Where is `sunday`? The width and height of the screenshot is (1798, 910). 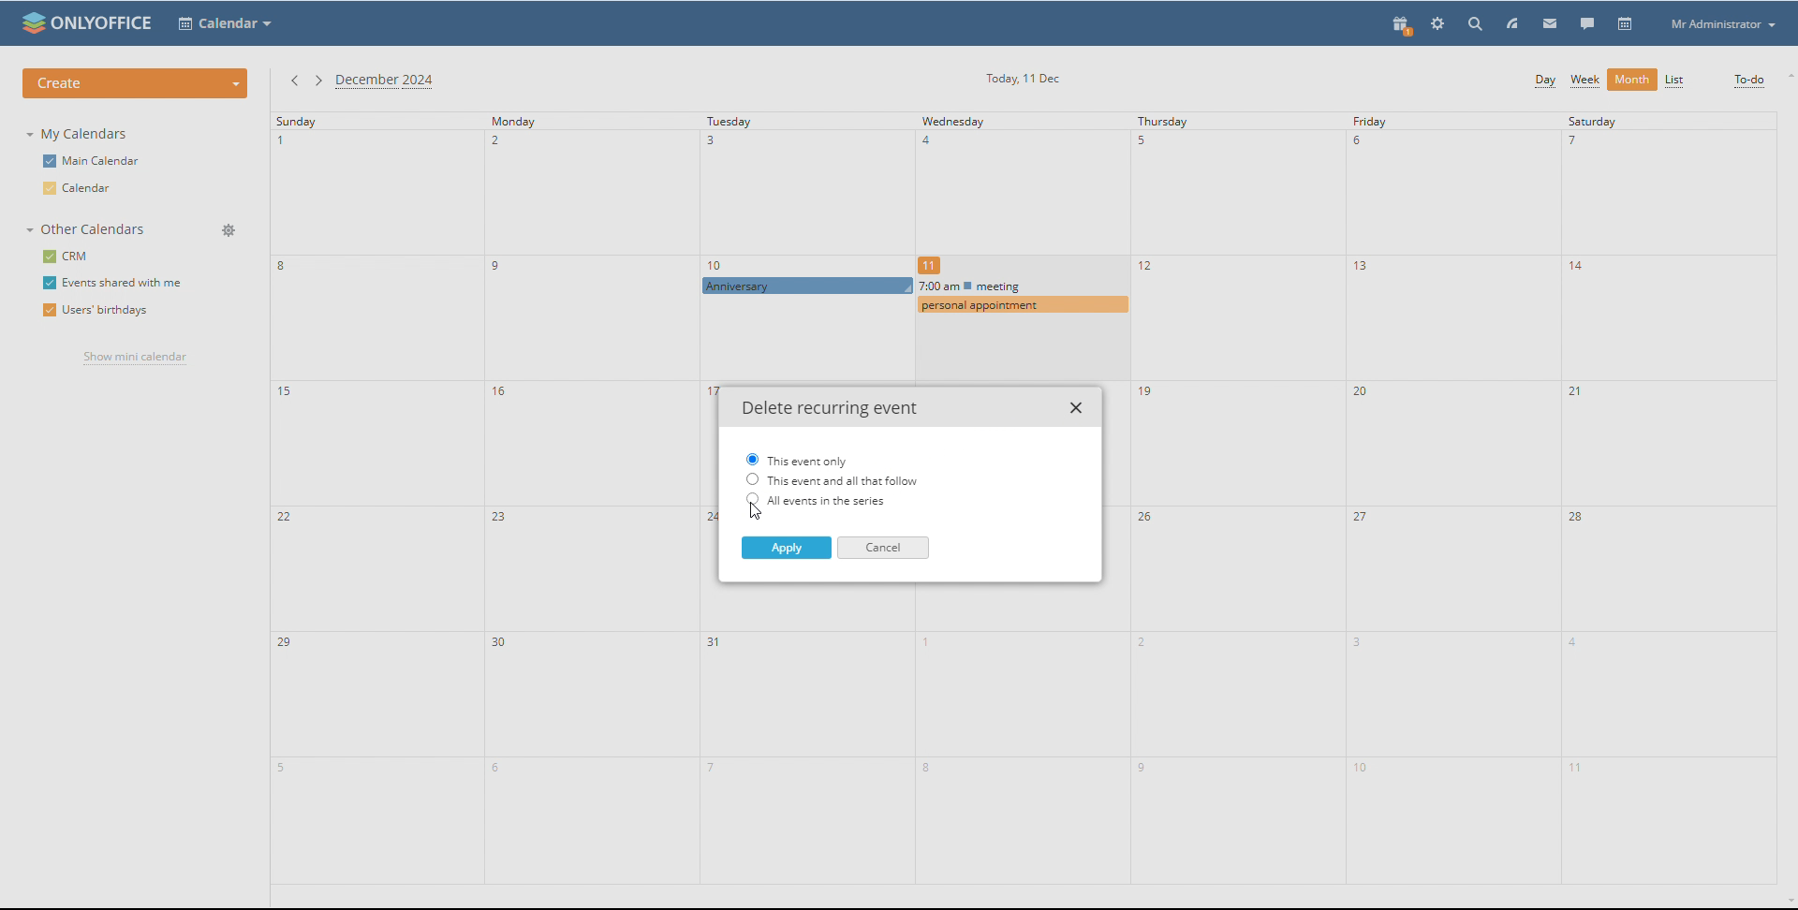
sunday is located at coordinates (377, 498).